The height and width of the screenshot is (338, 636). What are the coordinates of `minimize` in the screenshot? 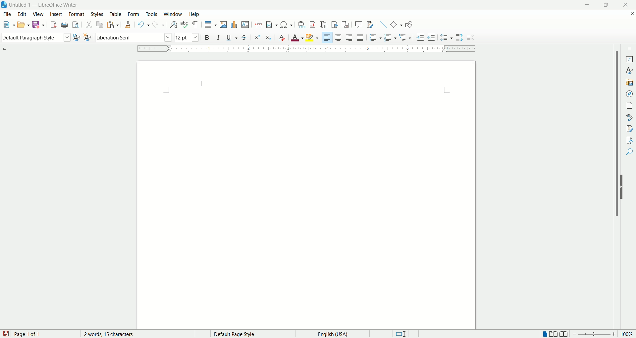 It's located at (589, 5).